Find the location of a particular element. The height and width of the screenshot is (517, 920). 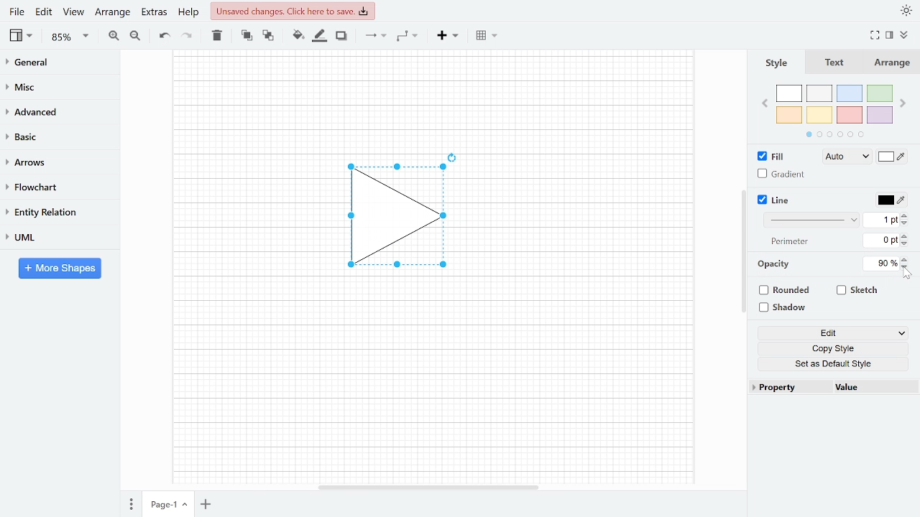

Format (Ctrl+Shift+P) is located at coordinates (890, 36).